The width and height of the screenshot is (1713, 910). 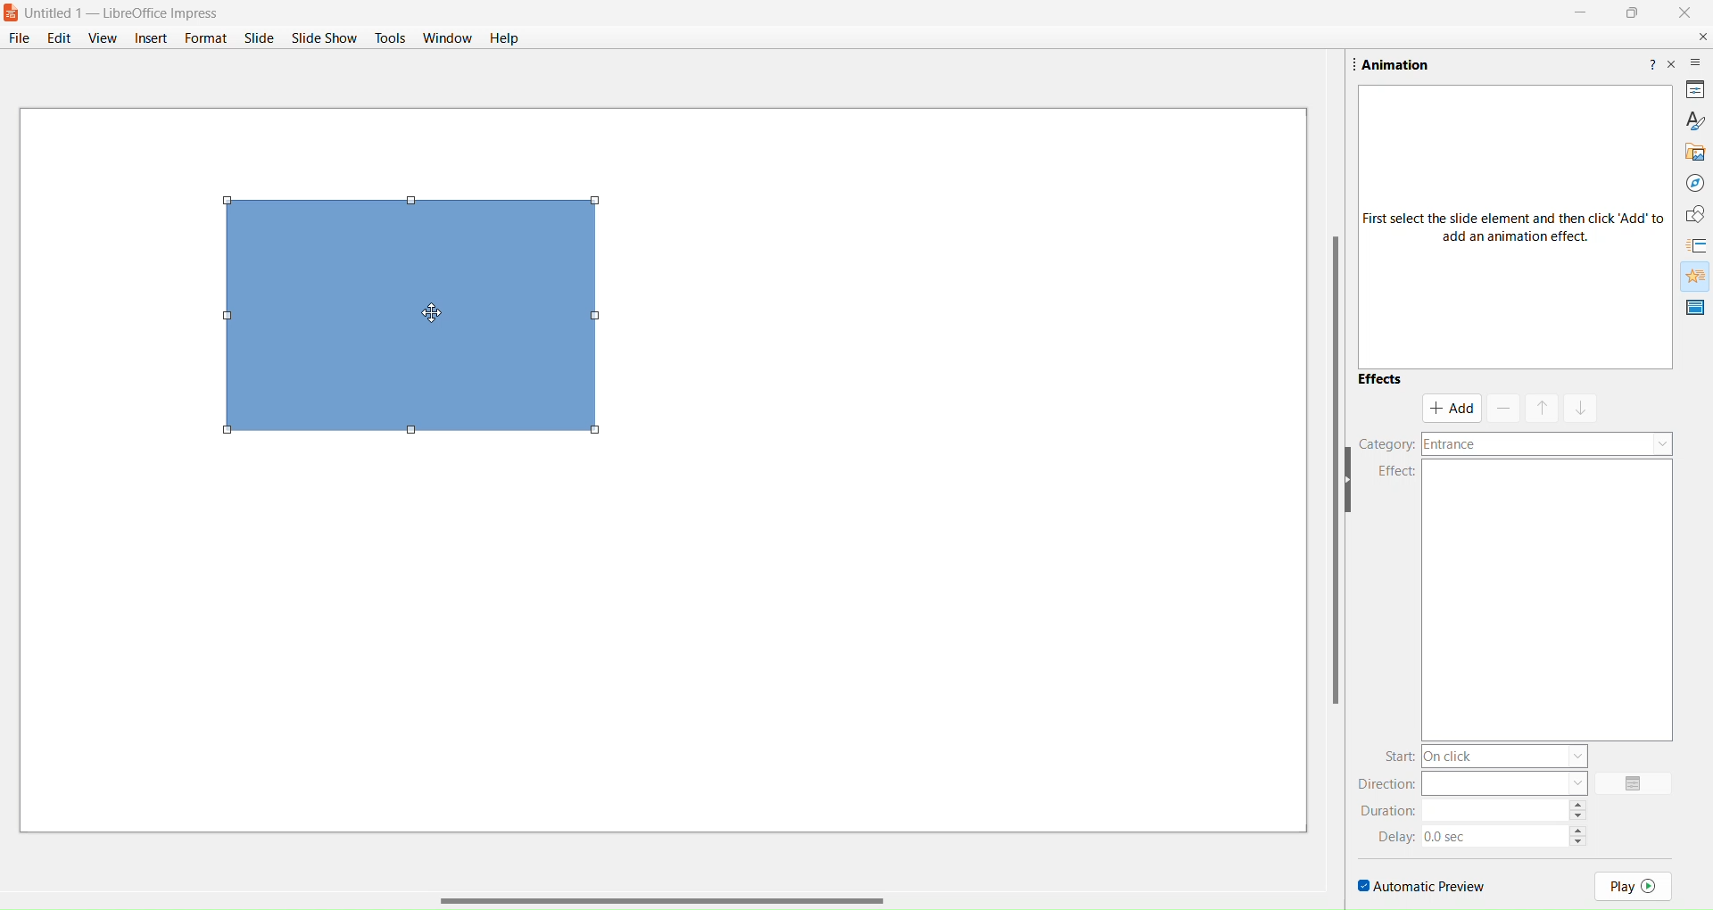 What do you see at coordinates (662, 892) in the screenshot?
I see `scroll bar` at bounding box center [662, 892].